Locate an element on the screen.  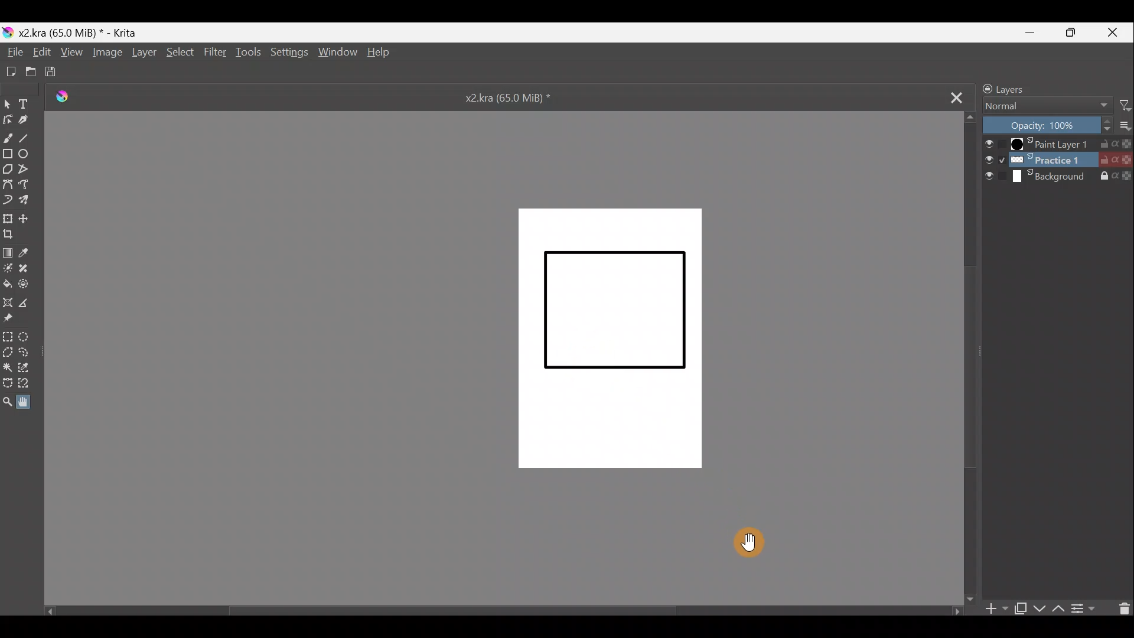
) x2kra (65.0 MiB) * - Krita is located at coordinates (75, 33).